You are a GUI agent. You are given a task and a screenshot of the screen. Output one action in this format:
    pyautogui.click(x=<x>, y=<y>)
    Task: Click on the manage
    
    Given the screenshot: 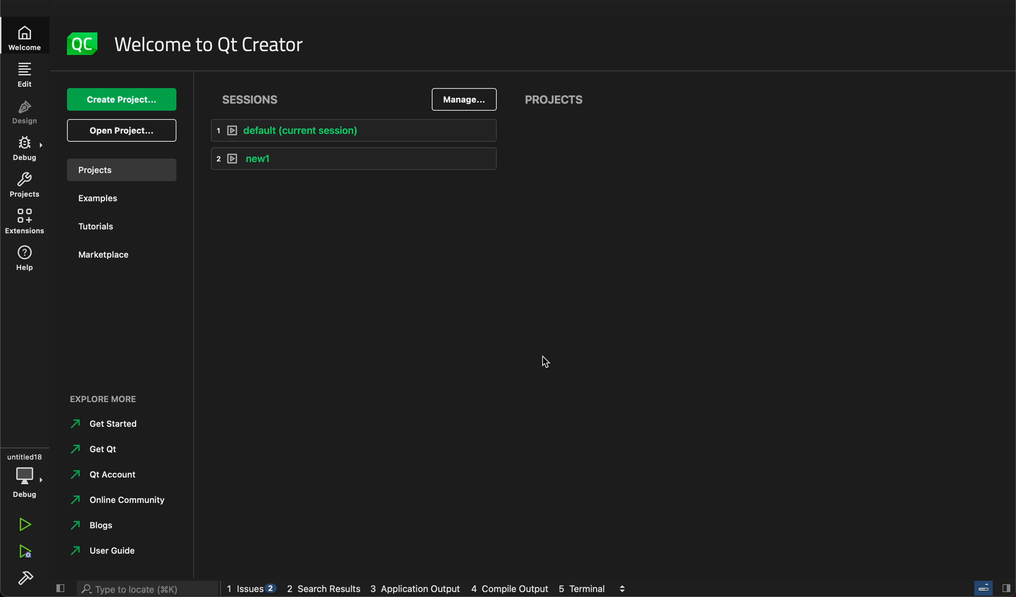 What is the action you would take?
    pyautogui.click(x=464, y=101)
    